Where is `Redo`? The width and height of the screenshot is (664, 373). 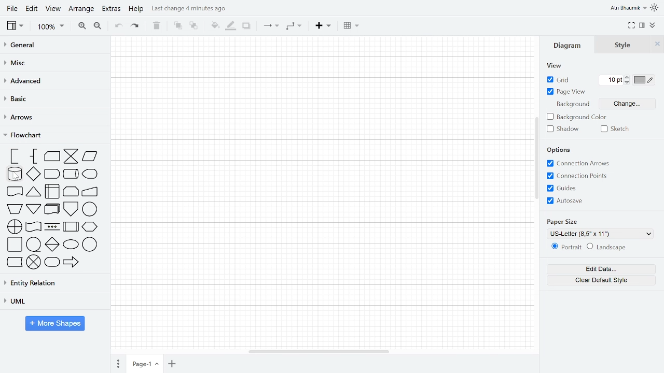
Redo is located at coordinates (138, 27).